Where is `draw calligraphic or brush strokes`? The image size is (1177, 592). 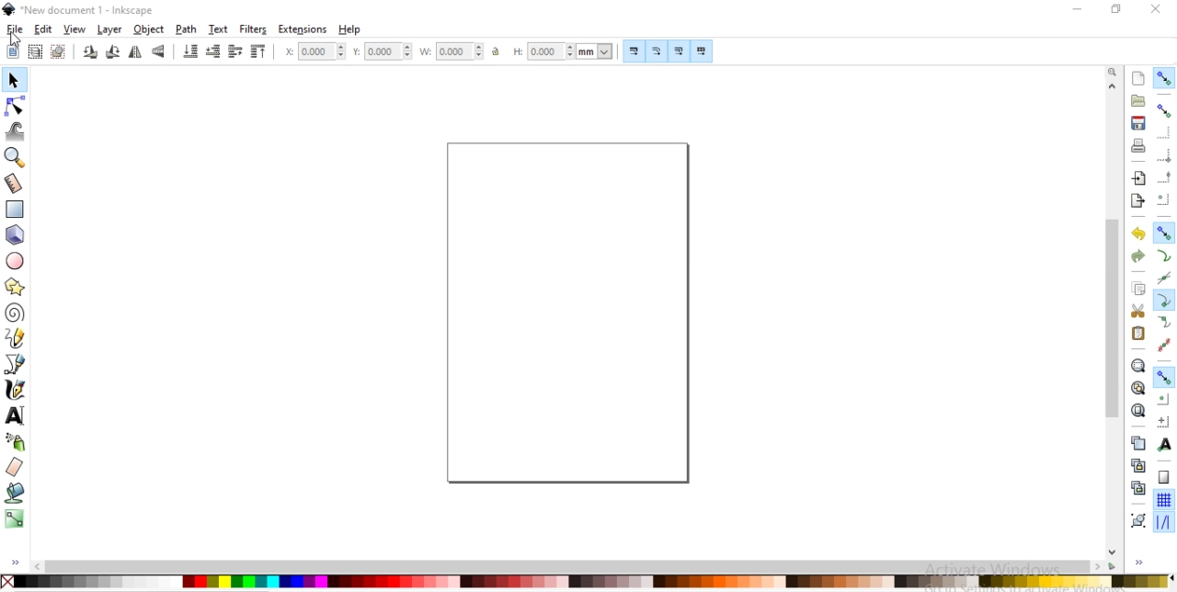 draw calligraphic or brush strokes is located at coordinates (17, 390).